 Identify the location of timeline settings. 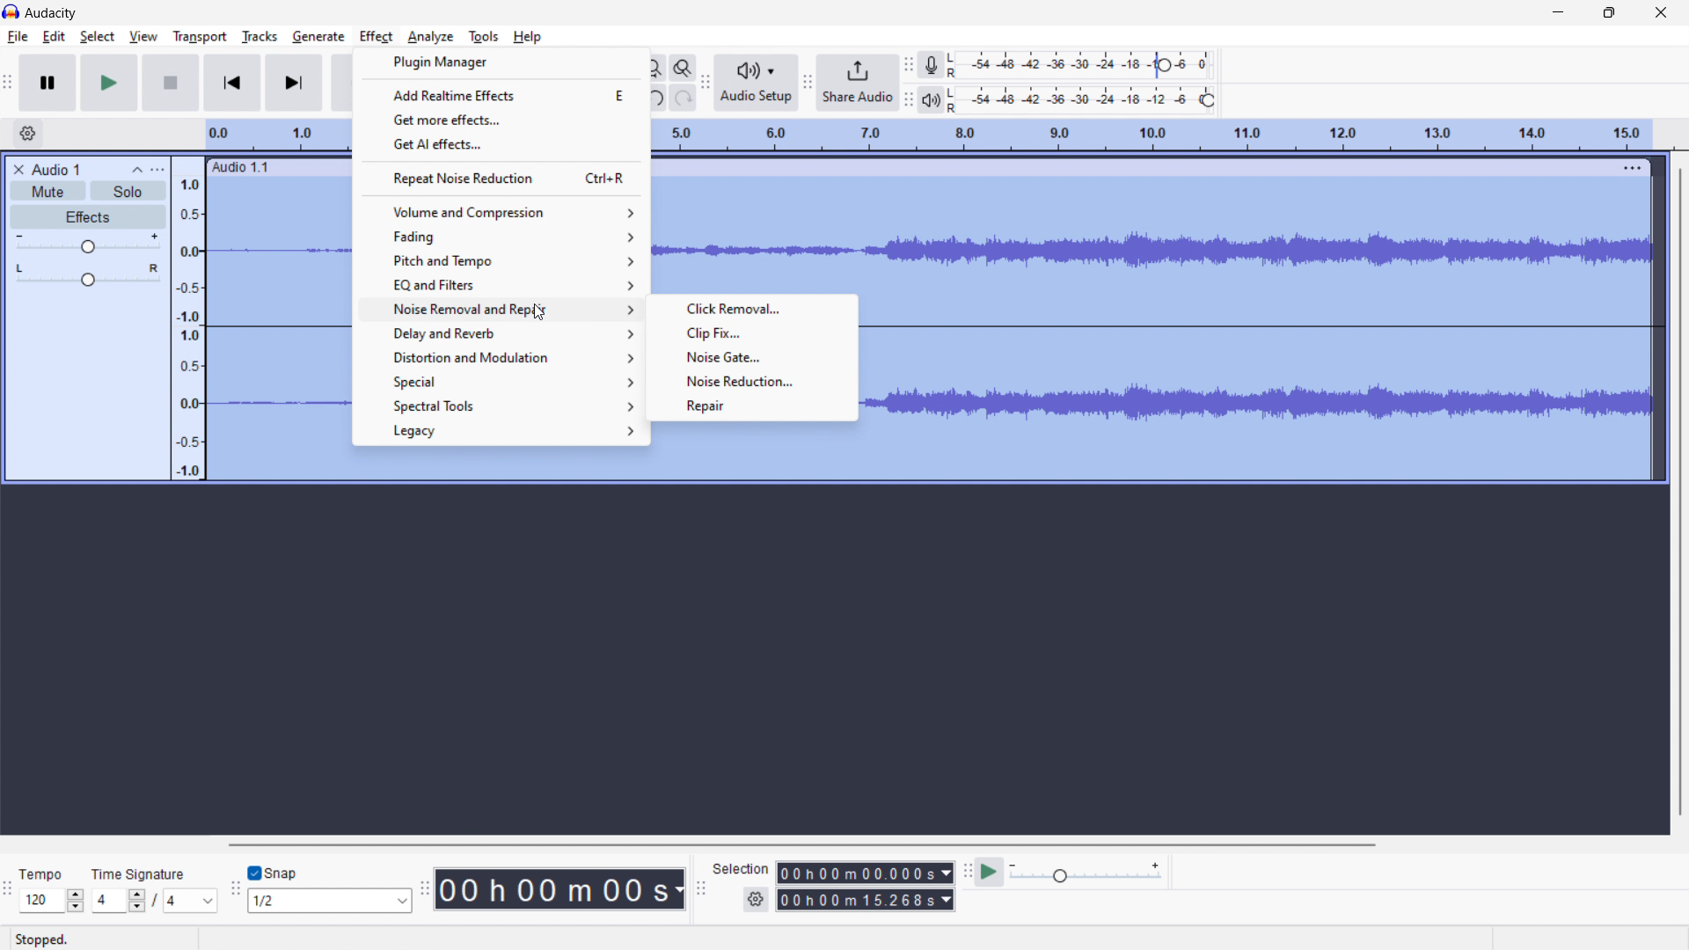
(28, 133).